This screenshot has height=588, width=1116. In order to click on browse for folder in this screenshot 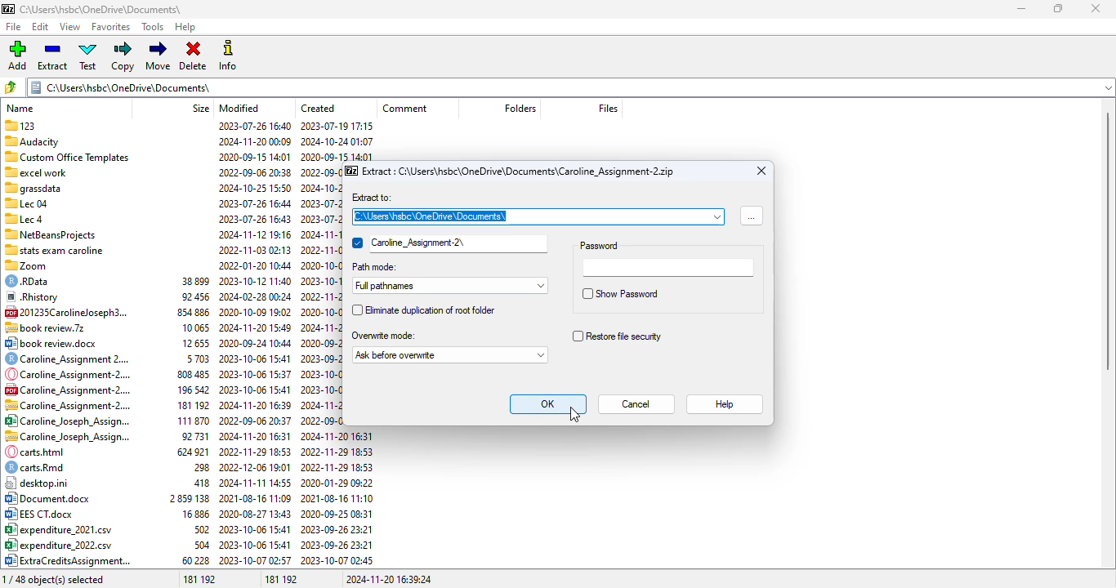, I will do `click(751, 215)`.